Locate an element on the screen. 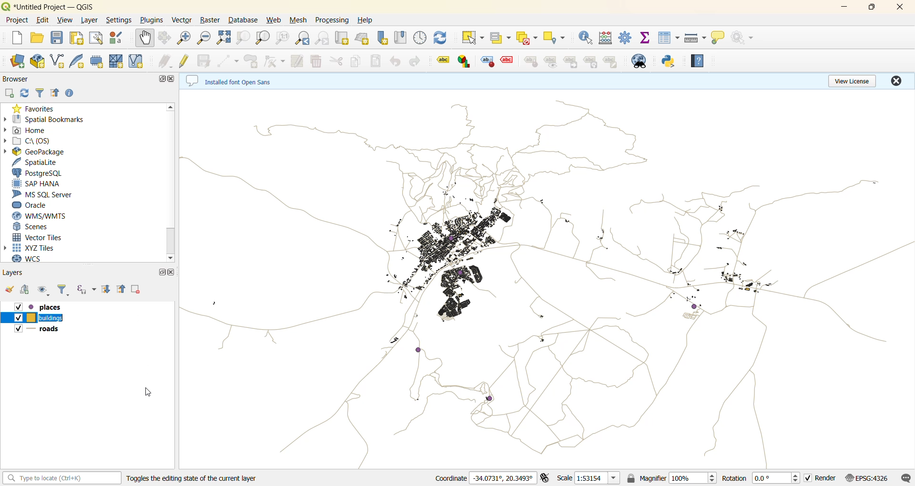  style is located at coordinates (530, 61).